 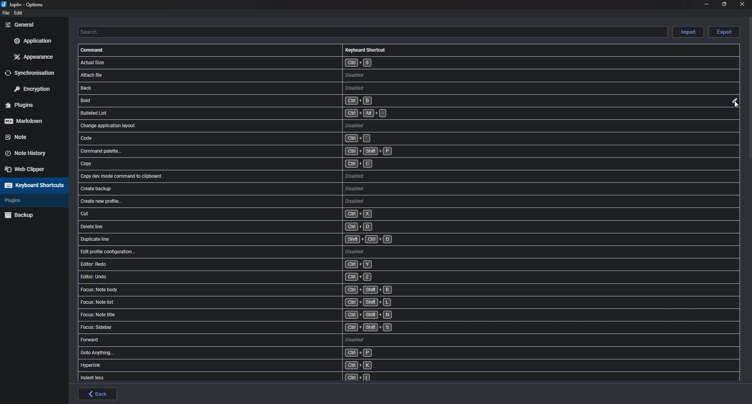 What do you see at coordinates (256, 328) in the screenshot?
I see `shortcut` at bounding box center [256, 328].